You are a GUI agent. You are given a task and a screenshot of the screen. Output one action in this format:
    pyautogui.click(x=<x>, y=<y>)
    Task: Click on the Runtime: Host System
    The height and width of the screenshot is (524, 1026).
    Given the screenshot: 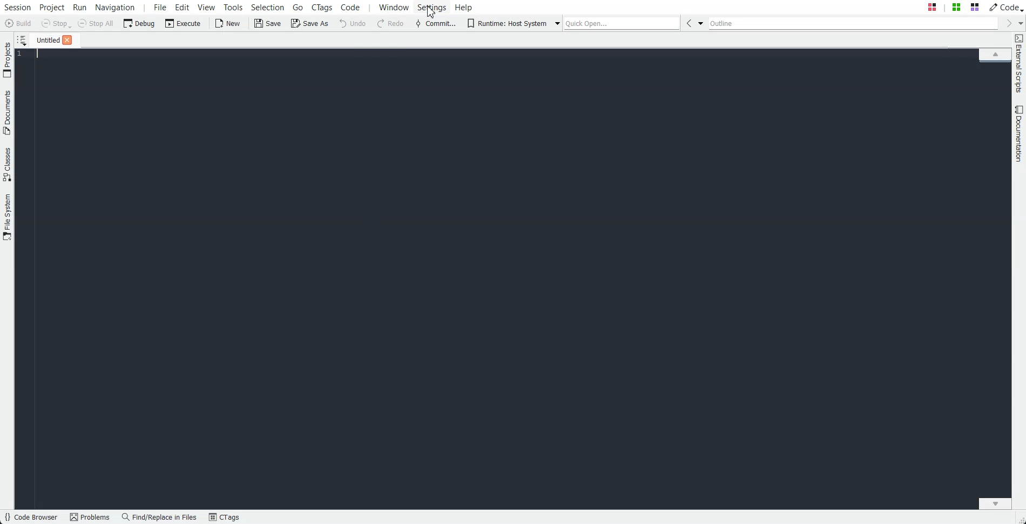 What is the action you would take?
    pyautogui.click(x=507, y=23)
    